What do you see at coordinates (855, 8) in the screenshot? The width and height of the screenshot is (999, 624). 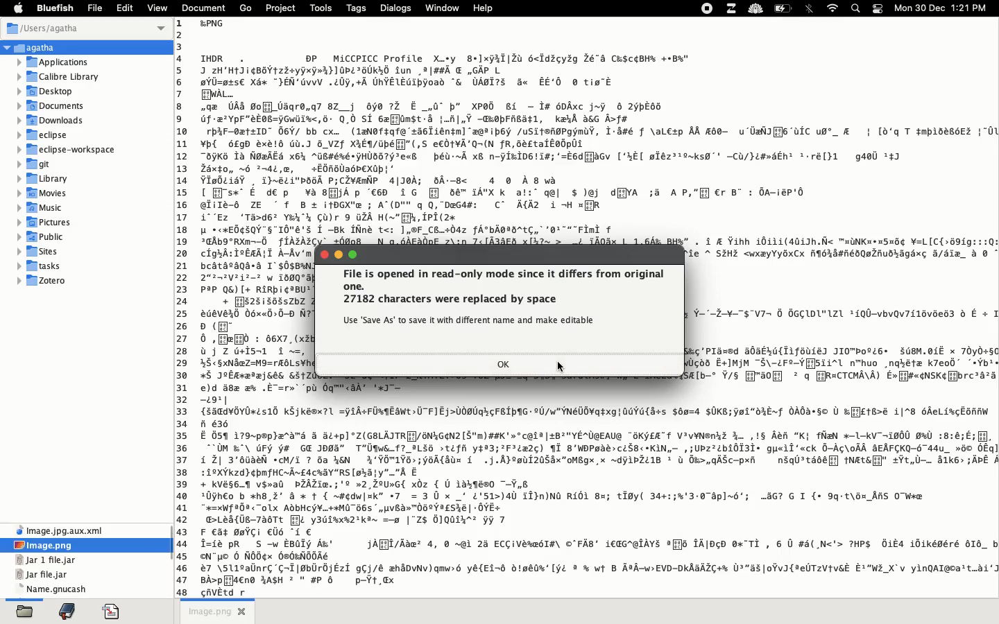 I see `search` at bounding box center [855, 8].